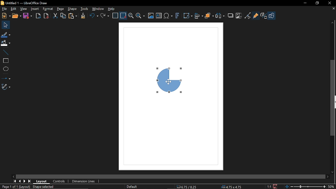  What do you see at coordinates (238, 15) in the screenshot?
I see `Crop` at bounding box center [238, 15].